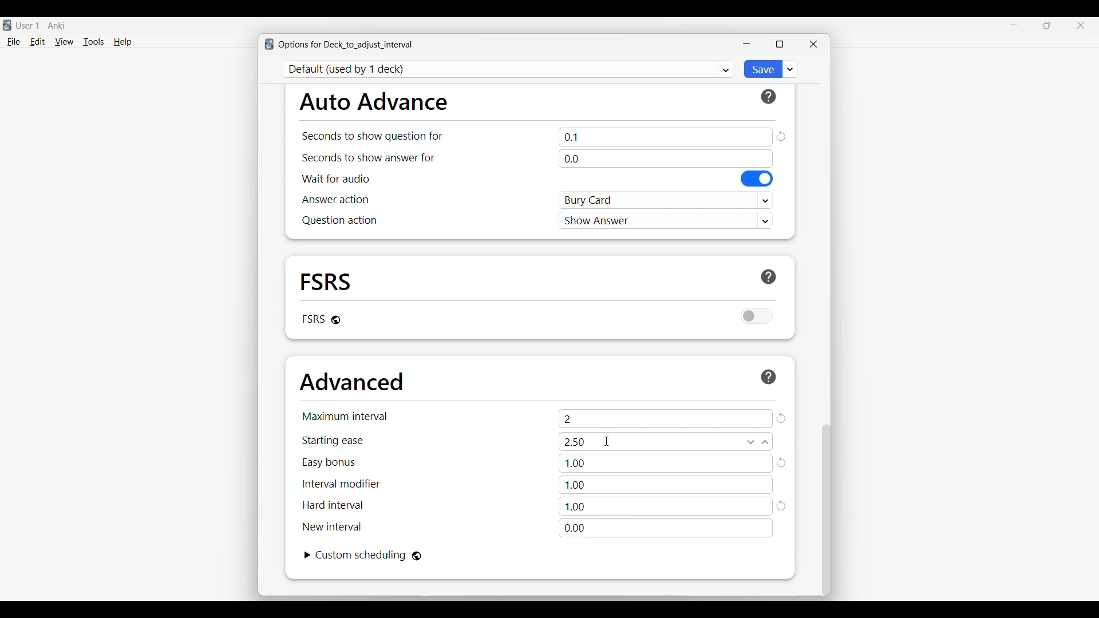  What do you see at coordinates (666, 442) in the screenshot?
I see `2.50` at bounding box center [666, 442].